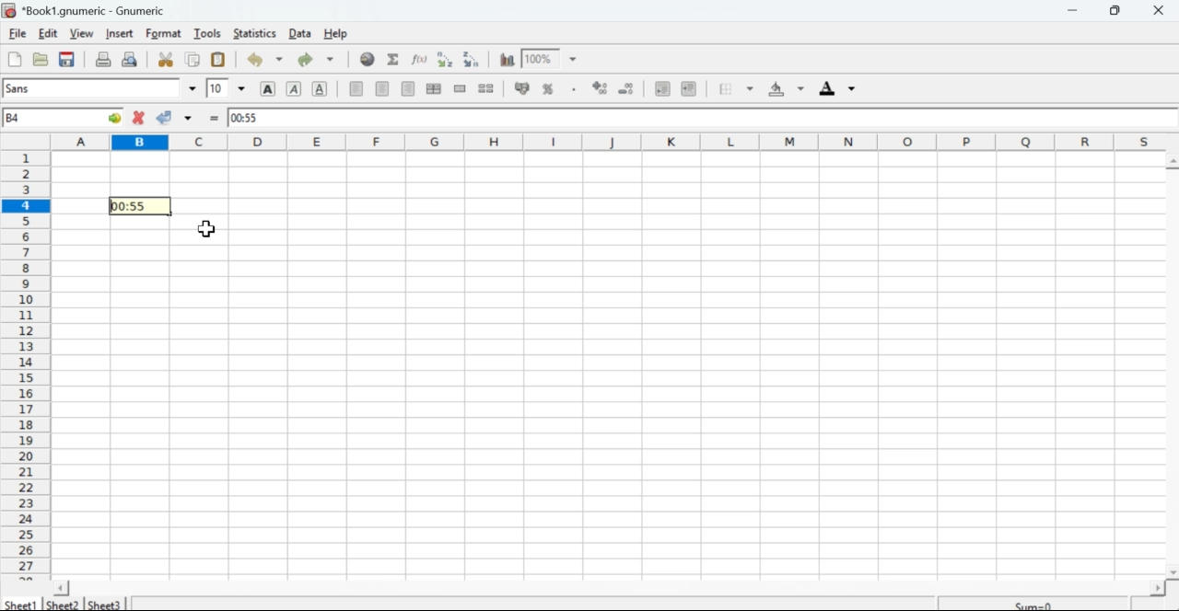  Describe the element at coordinates (700, 117) in the screenshot. I see `Active cell contents` at that location.